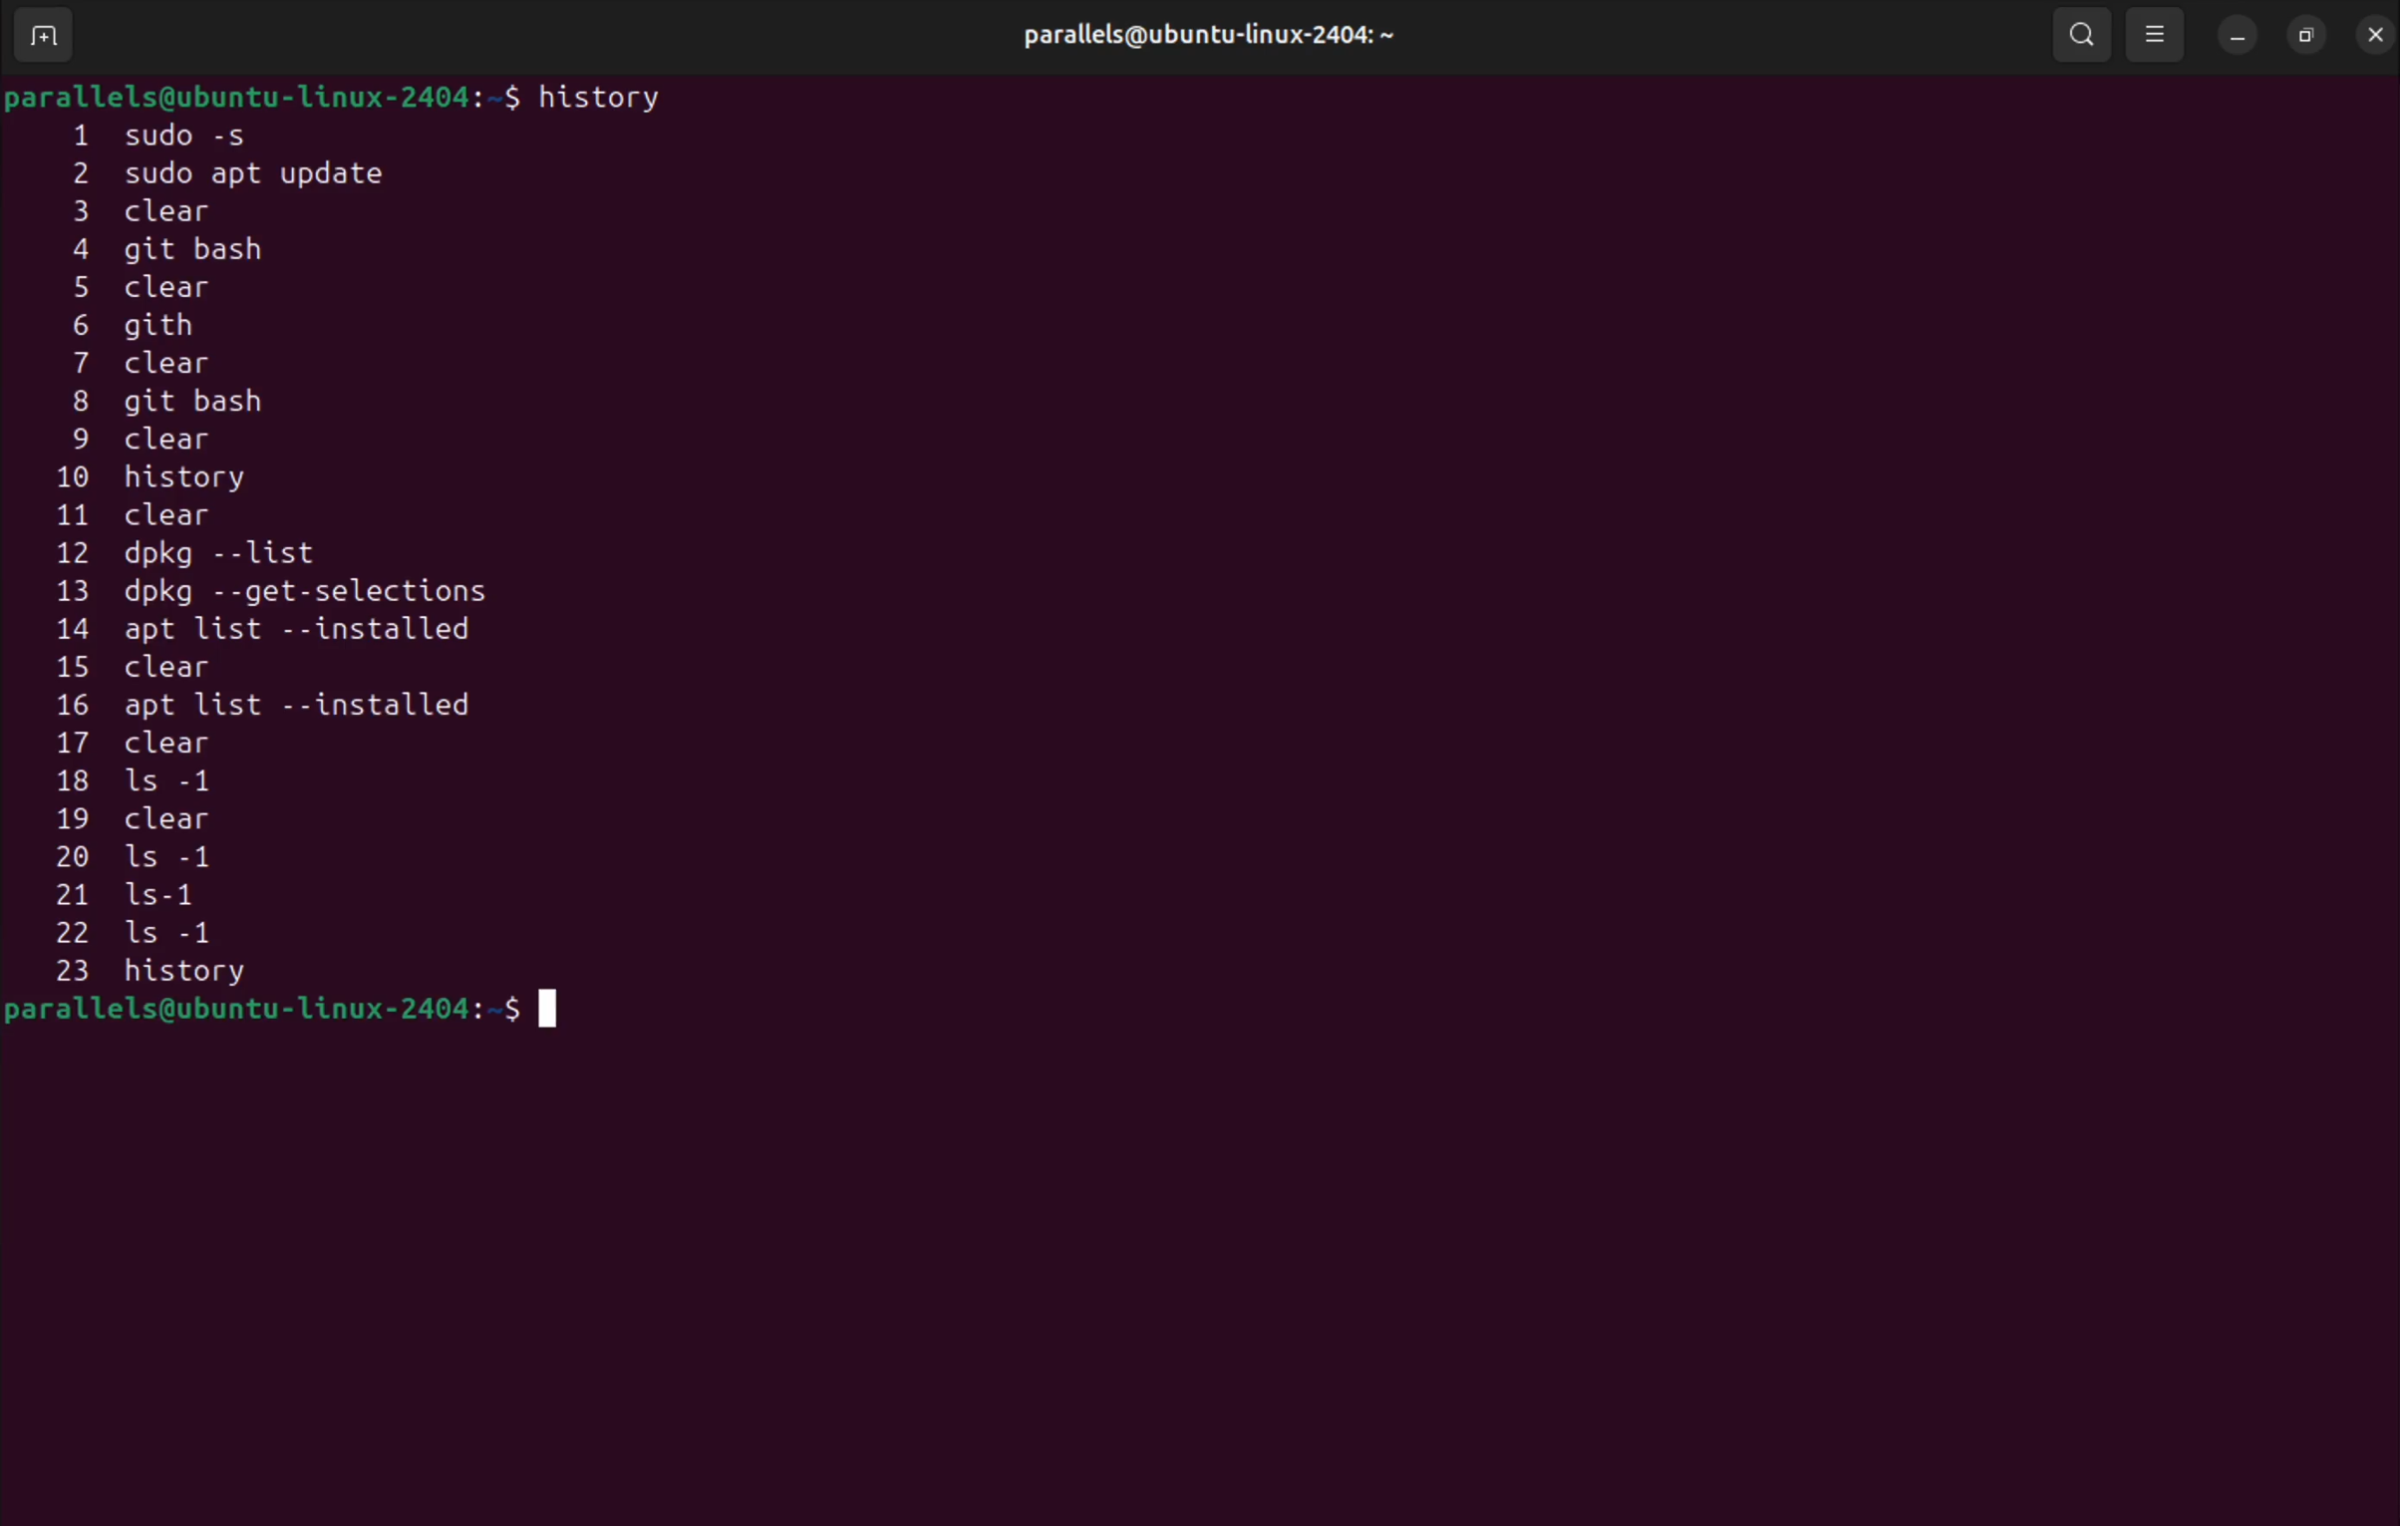  What do you see at coordinates (164, 324) in the screenshot?
I see `6 gith` at bounding box center [164, 324].